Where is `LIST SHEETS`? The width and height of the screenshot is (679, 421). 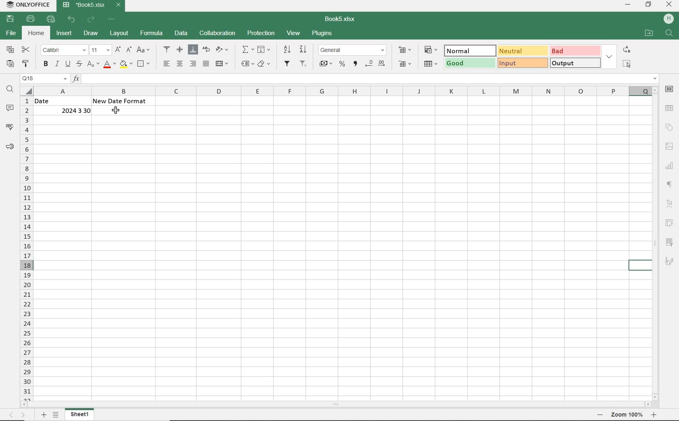
LIST SHEETS is located at coordinates (56, 415).